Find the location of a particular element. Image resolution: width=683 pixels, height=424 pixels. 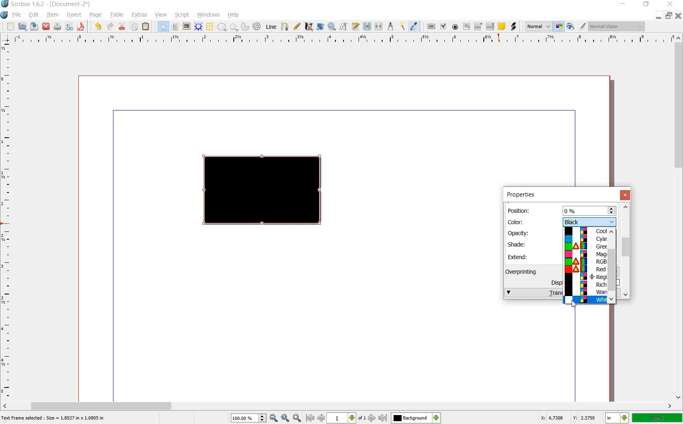

image frame is located at coordinates (186, 26).